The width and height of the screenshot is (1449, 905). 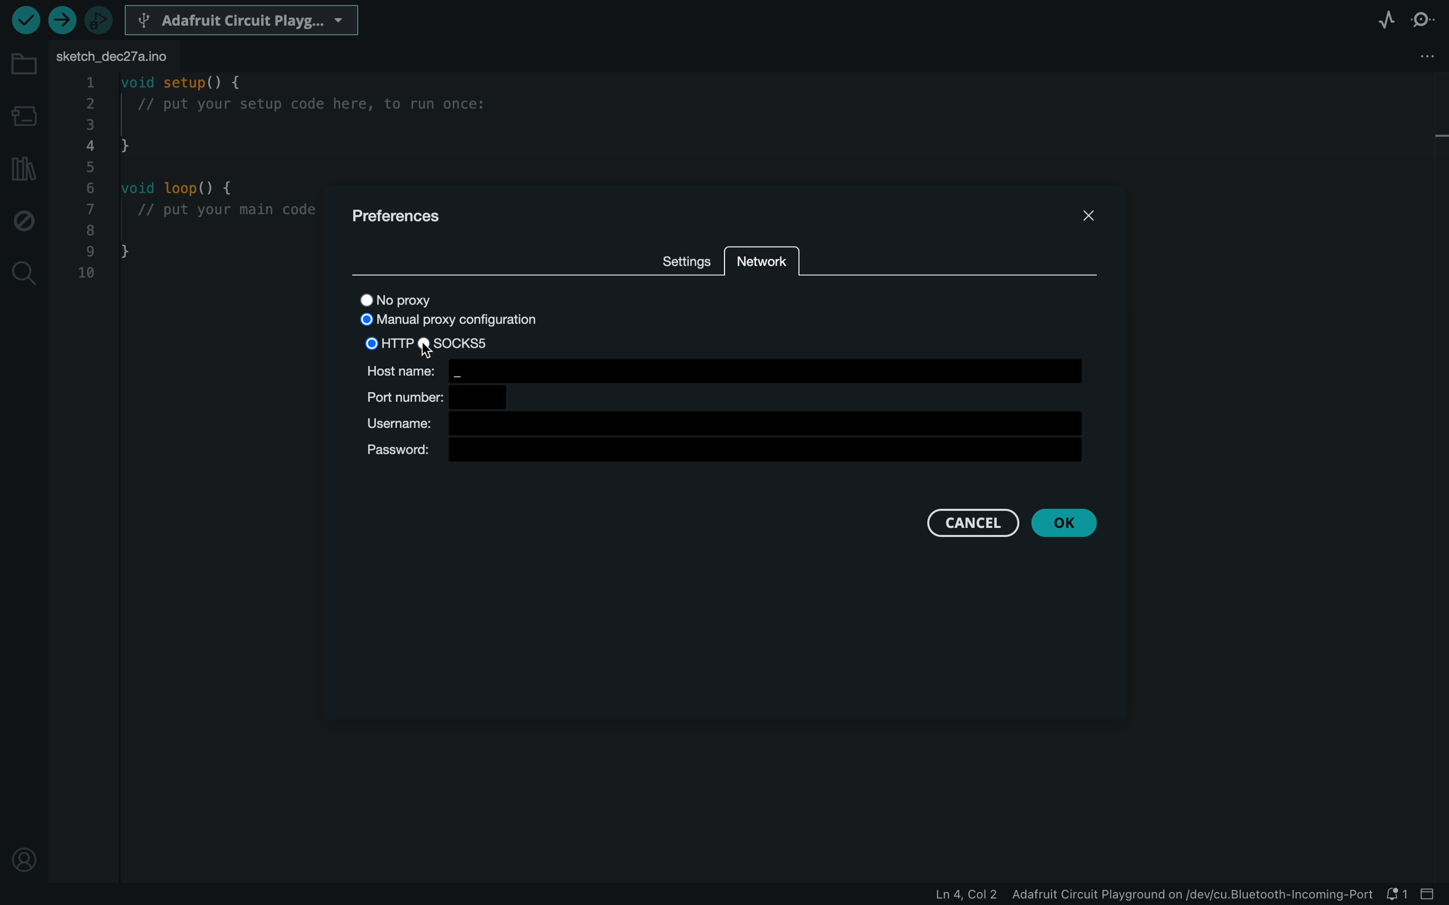 I want to click on verify, so click(x=26, y=22).